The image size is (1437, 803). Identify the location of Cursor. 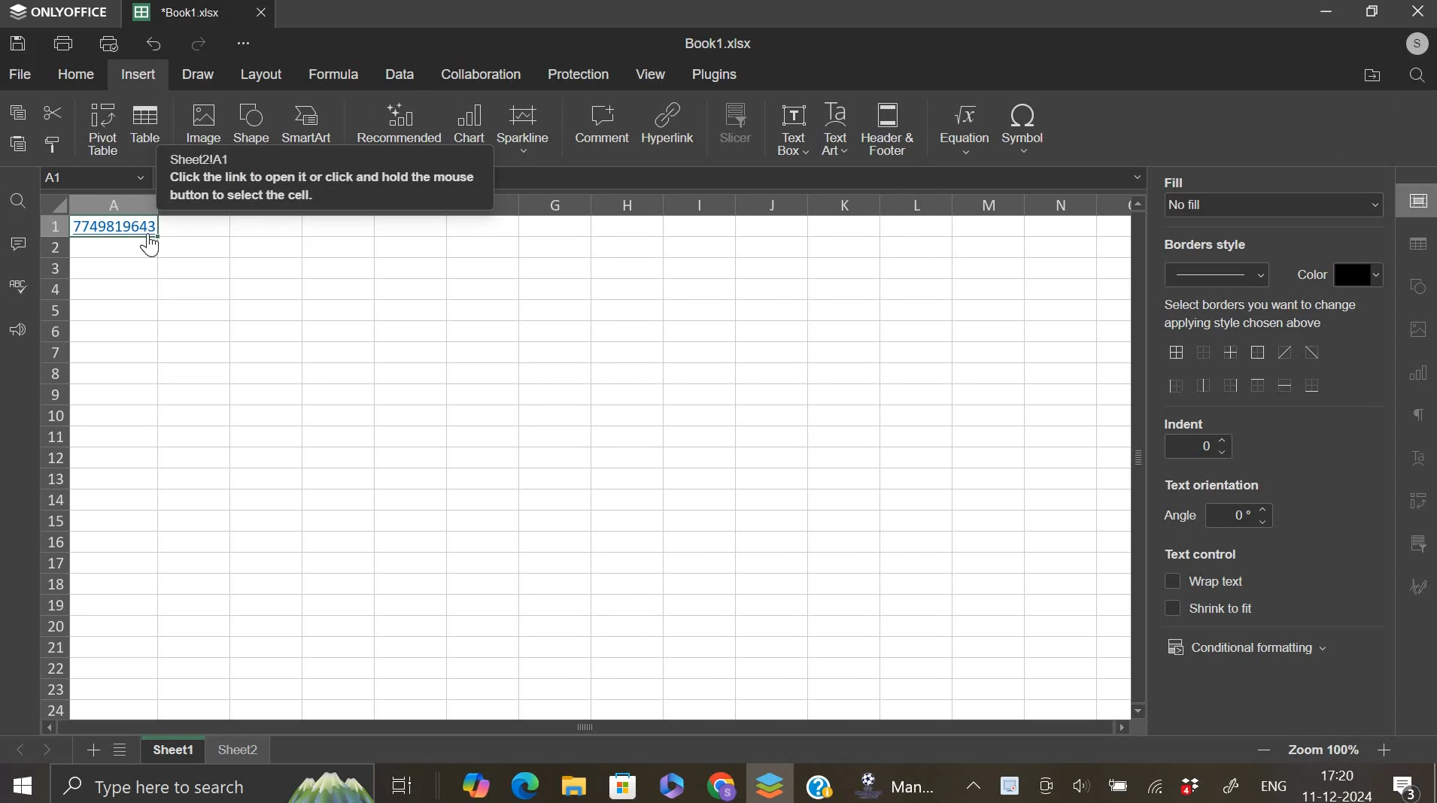
(155, 247).